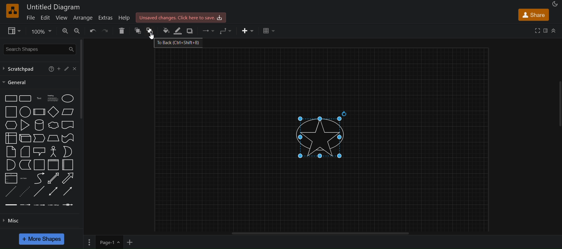  I want to click on file, so click(30, 18).